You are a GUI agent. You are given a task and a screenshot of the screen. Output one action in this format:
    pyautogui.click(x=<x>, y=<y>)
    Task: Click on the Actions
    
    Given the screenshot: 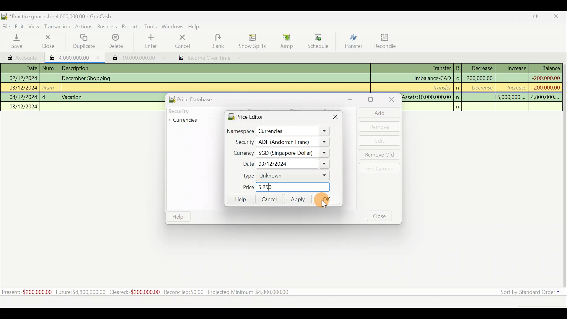 What is the action you would take?
    pyautogui.click(x=84, y=27)
    